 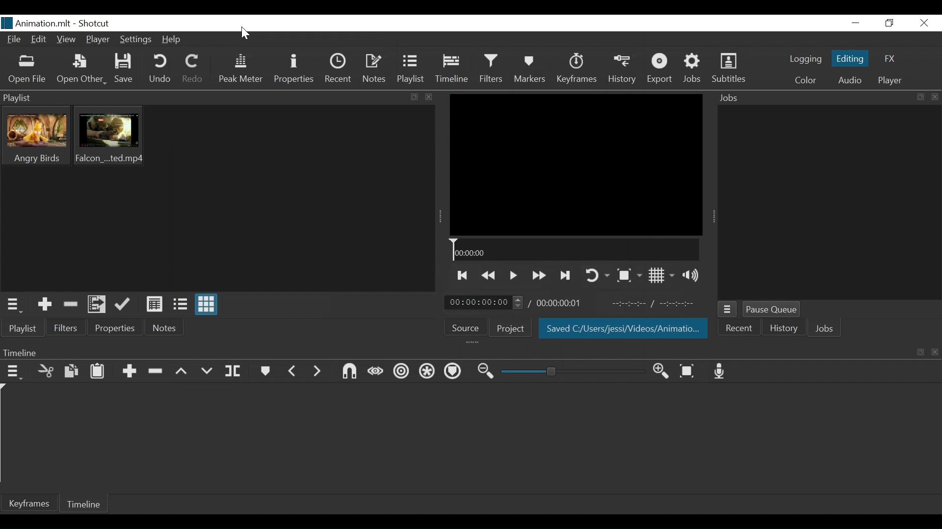 I want to click on Keyframes, so click(x=578, y=69).